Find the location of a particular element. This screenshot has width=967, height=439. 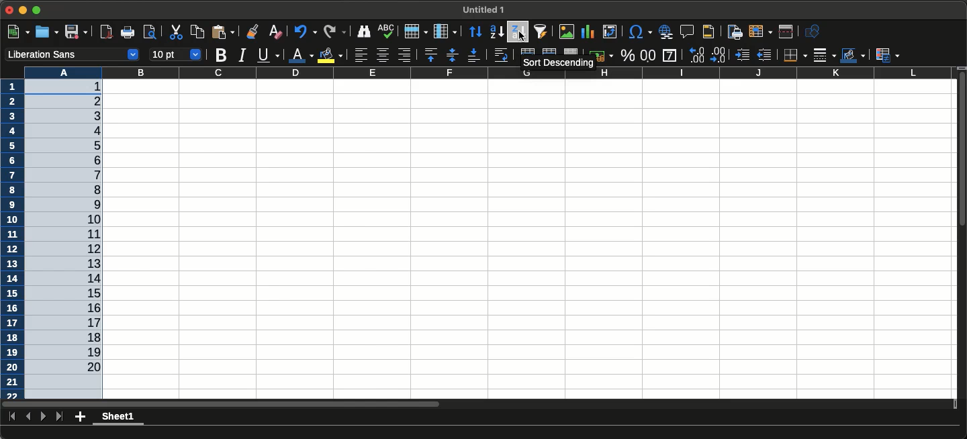

Insert image is located at coordinates (565, 32).